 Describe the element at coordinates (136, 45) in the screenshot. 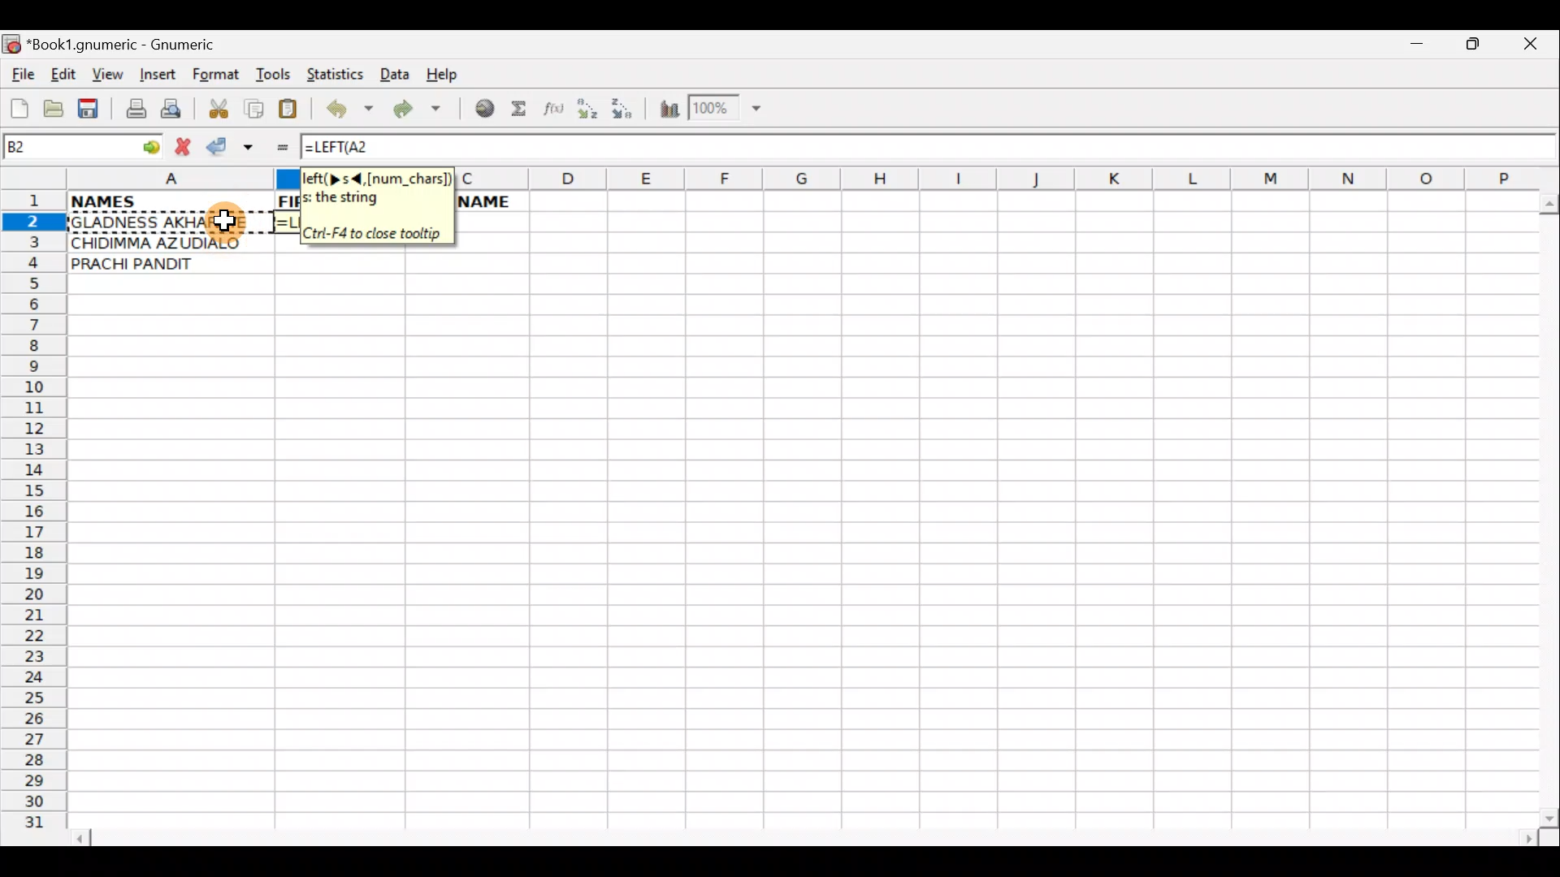

I see `*Book1.gnumeric - Gnumeric` at that location.